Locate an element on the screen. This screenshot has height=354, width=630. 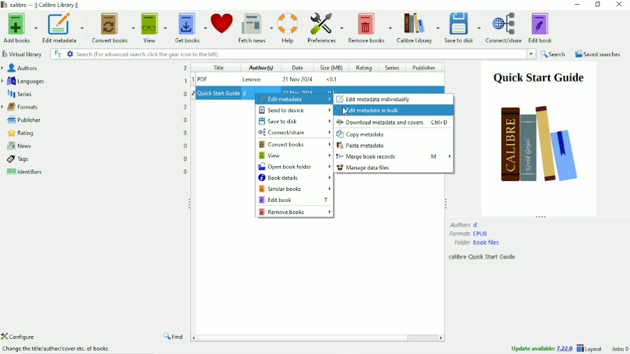
Download metadata and covers is located at coordinates (393, 122).